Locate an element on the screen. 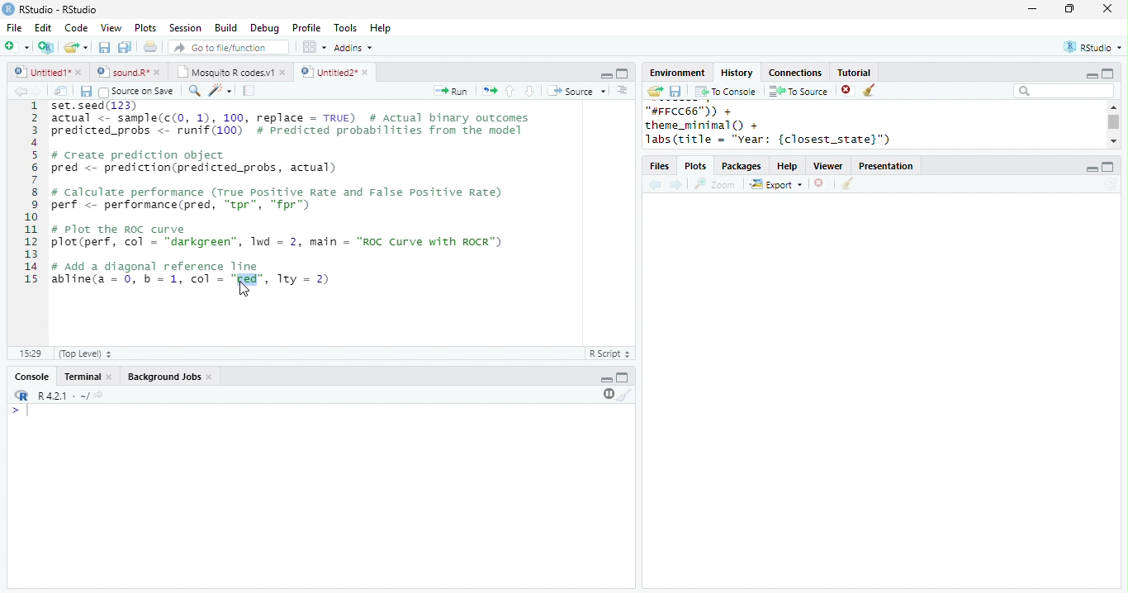 The width and height of the screenshot is (1128, 593). Debug is located at coordinates (267, 29).